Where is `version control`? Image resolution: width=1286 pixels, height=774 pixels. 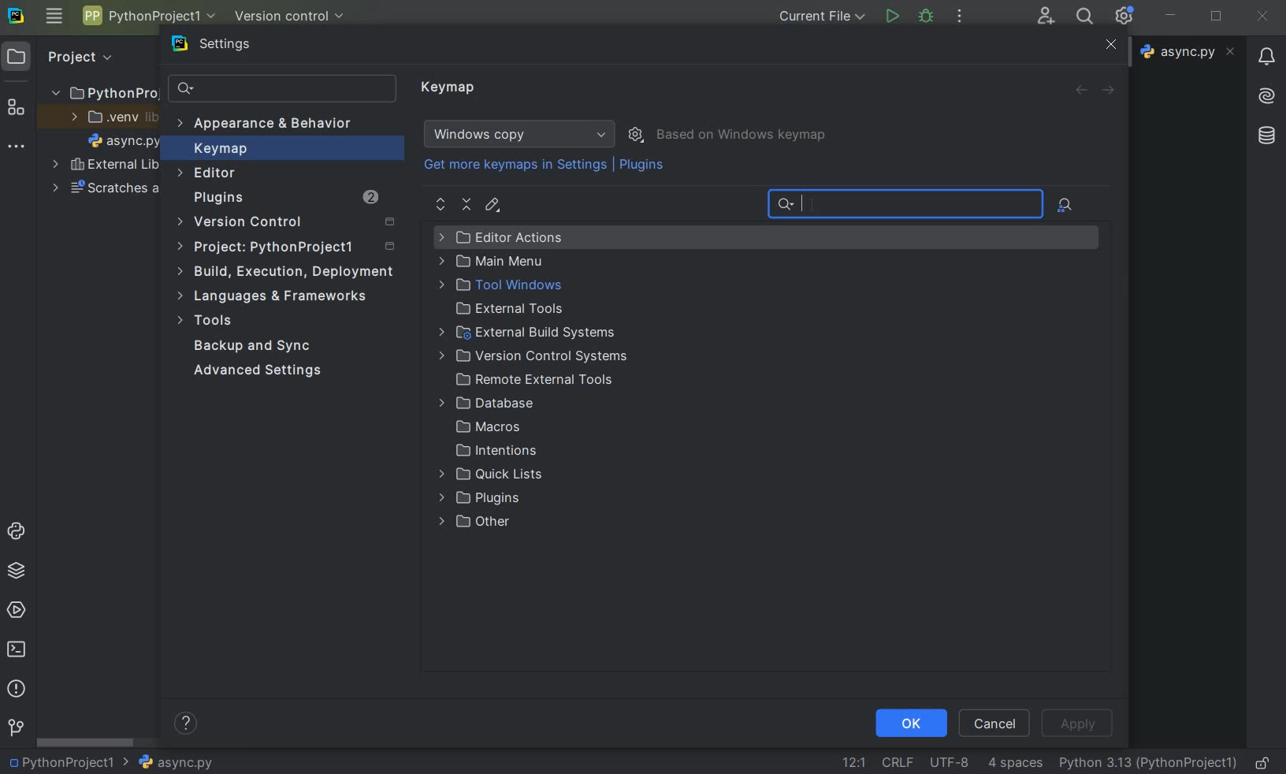
version control is located at coordinates (295, 16).